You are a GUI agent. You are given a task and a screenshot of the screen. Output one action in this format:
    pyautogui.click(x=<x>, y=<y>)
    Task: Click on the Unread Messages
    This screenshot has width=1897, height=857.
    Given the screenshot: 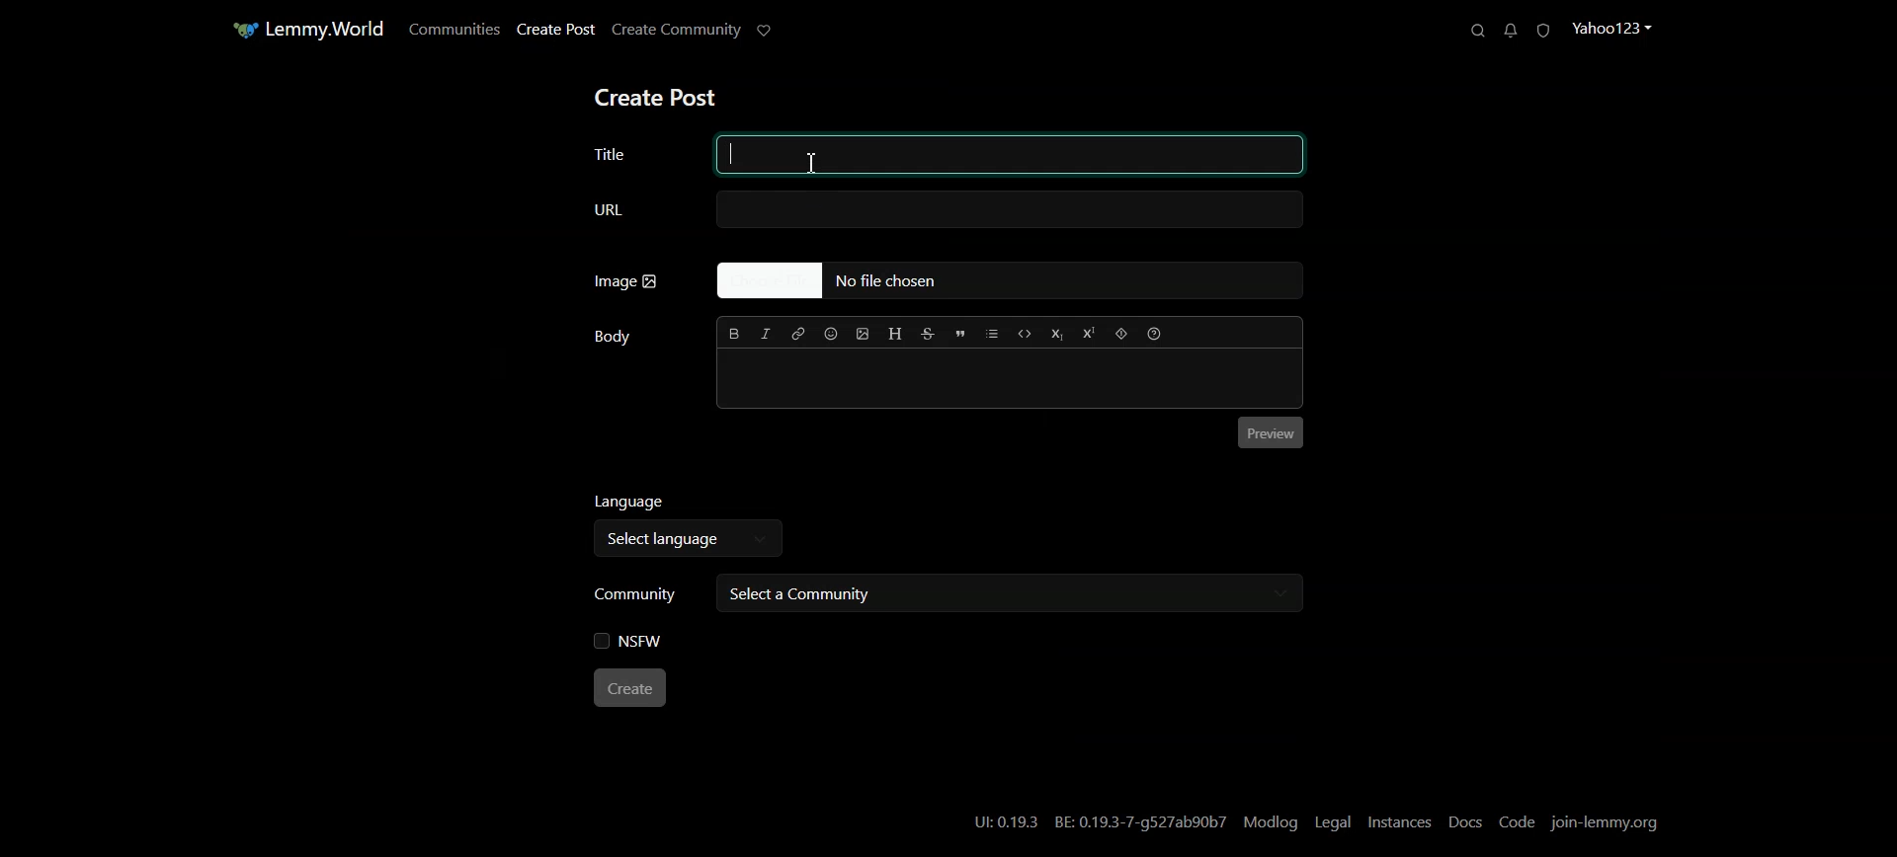 What is the action you would take?
    pyautogui.click(x=1510, y=31)
    